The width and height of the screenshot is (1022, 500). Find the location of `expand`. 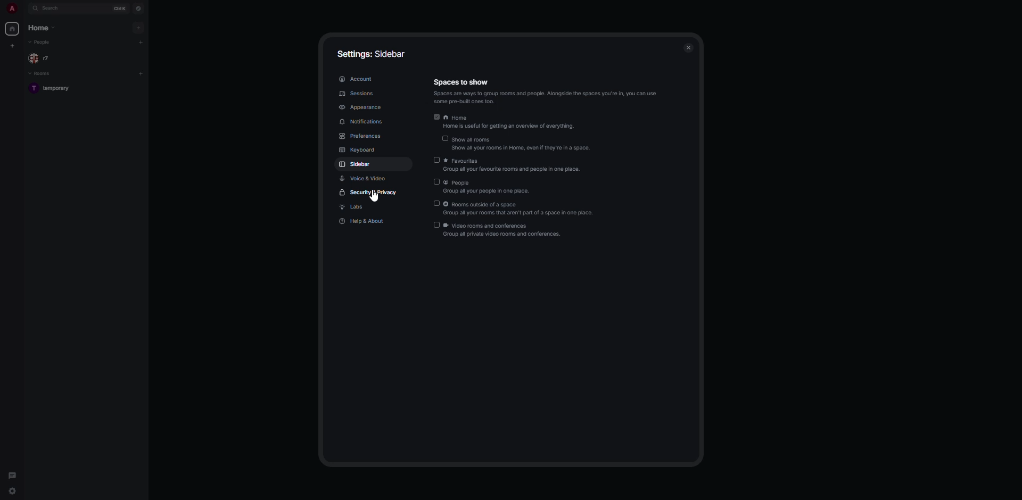

expand is located at coordinates (24, 8).